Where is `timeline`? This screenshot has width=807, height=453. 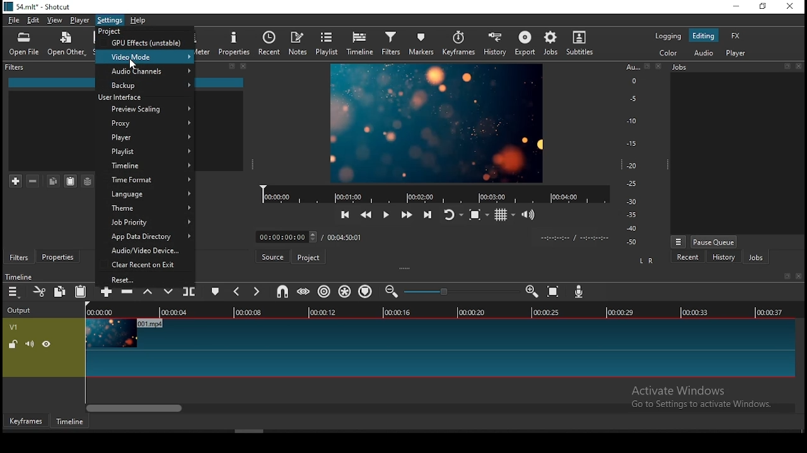
timeline is located at coordinates (18, 277).